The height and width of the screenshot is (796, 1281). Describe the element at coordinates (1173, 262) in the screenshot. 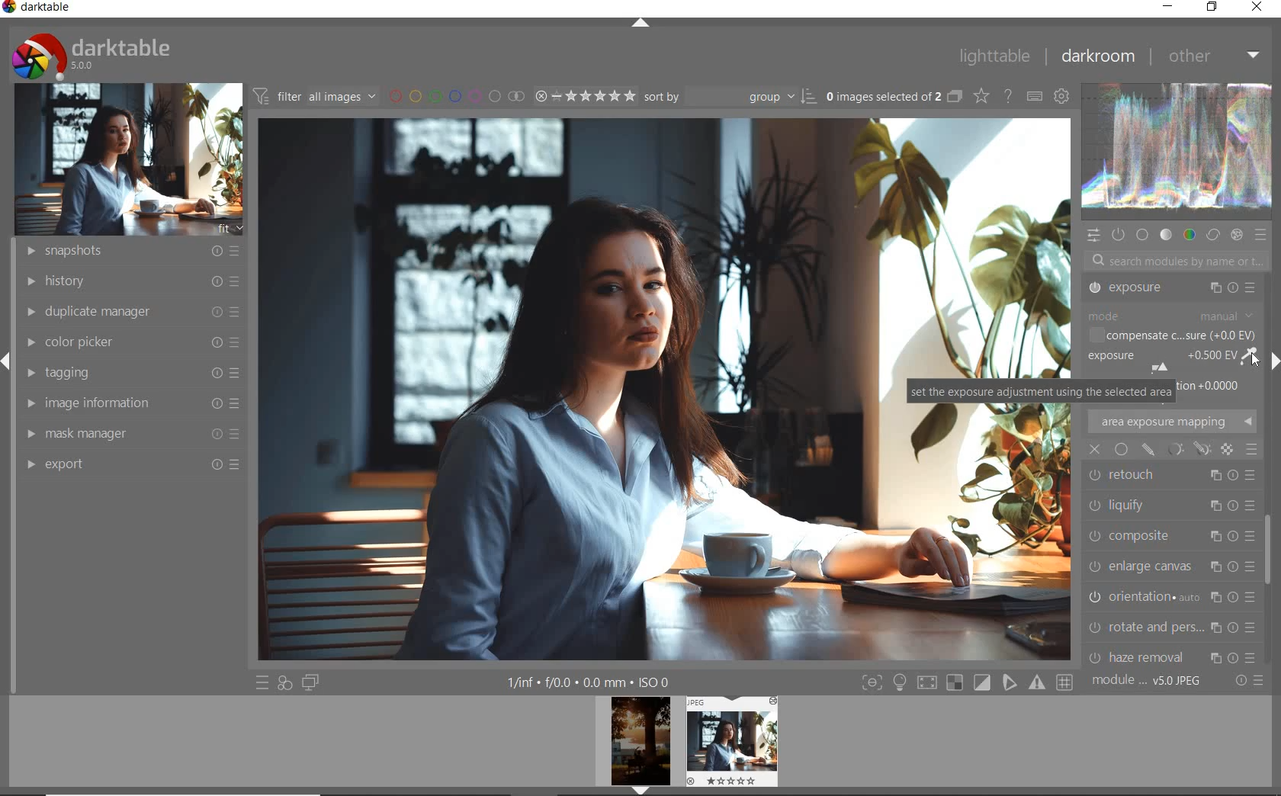

I see `Search bar` at that location.